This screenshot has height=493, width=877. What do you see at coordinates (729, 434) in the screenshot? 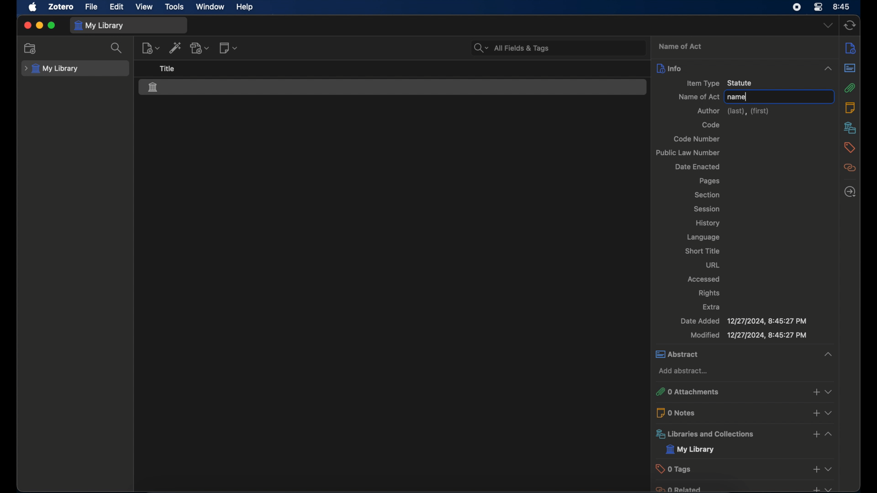
I see `libraries` at bounding box center [729, 434].